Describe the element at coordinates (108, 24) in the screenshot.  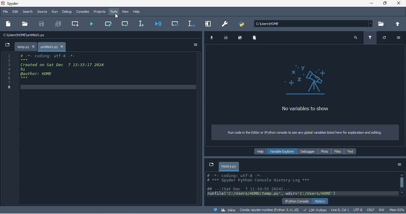
I see `run current cell` at that location.